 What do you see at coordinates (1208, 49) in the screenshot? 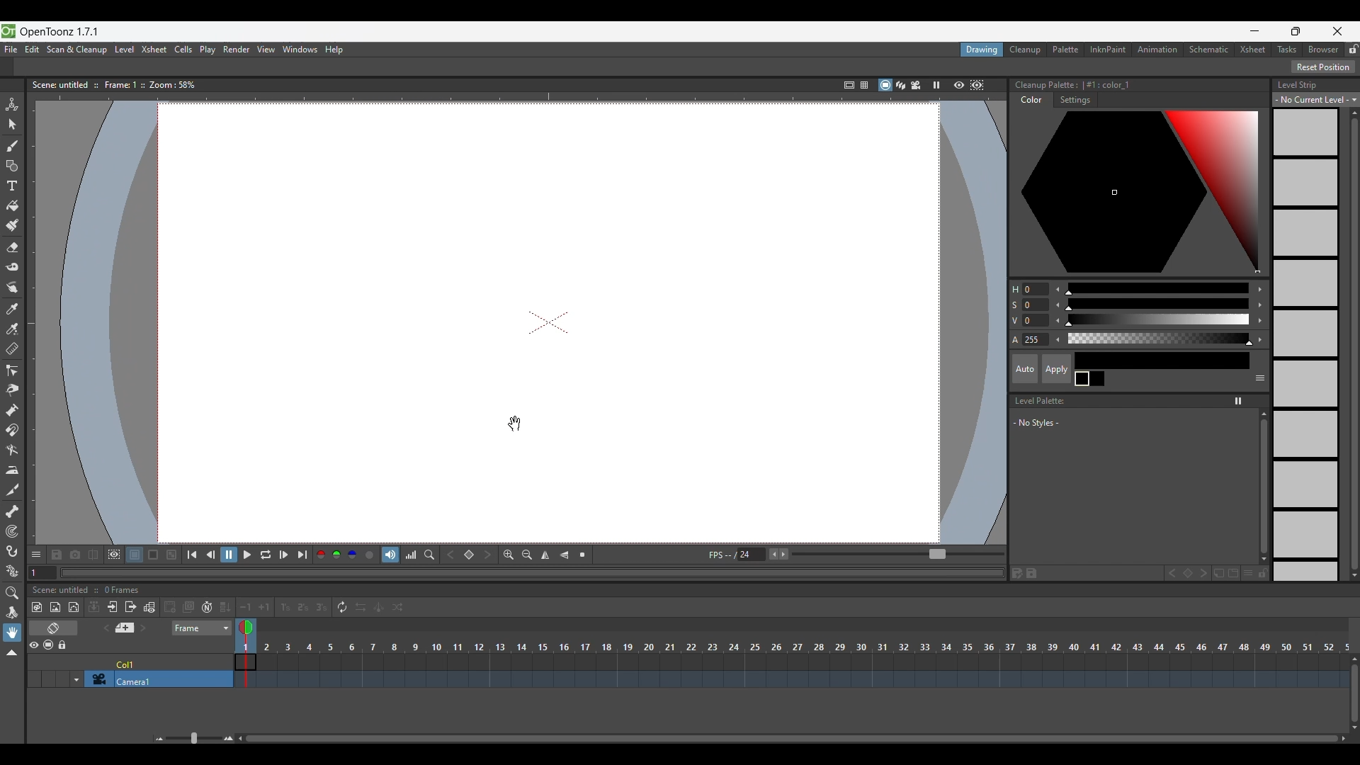
I see `Schematic` at bounding box center [1208, 49].